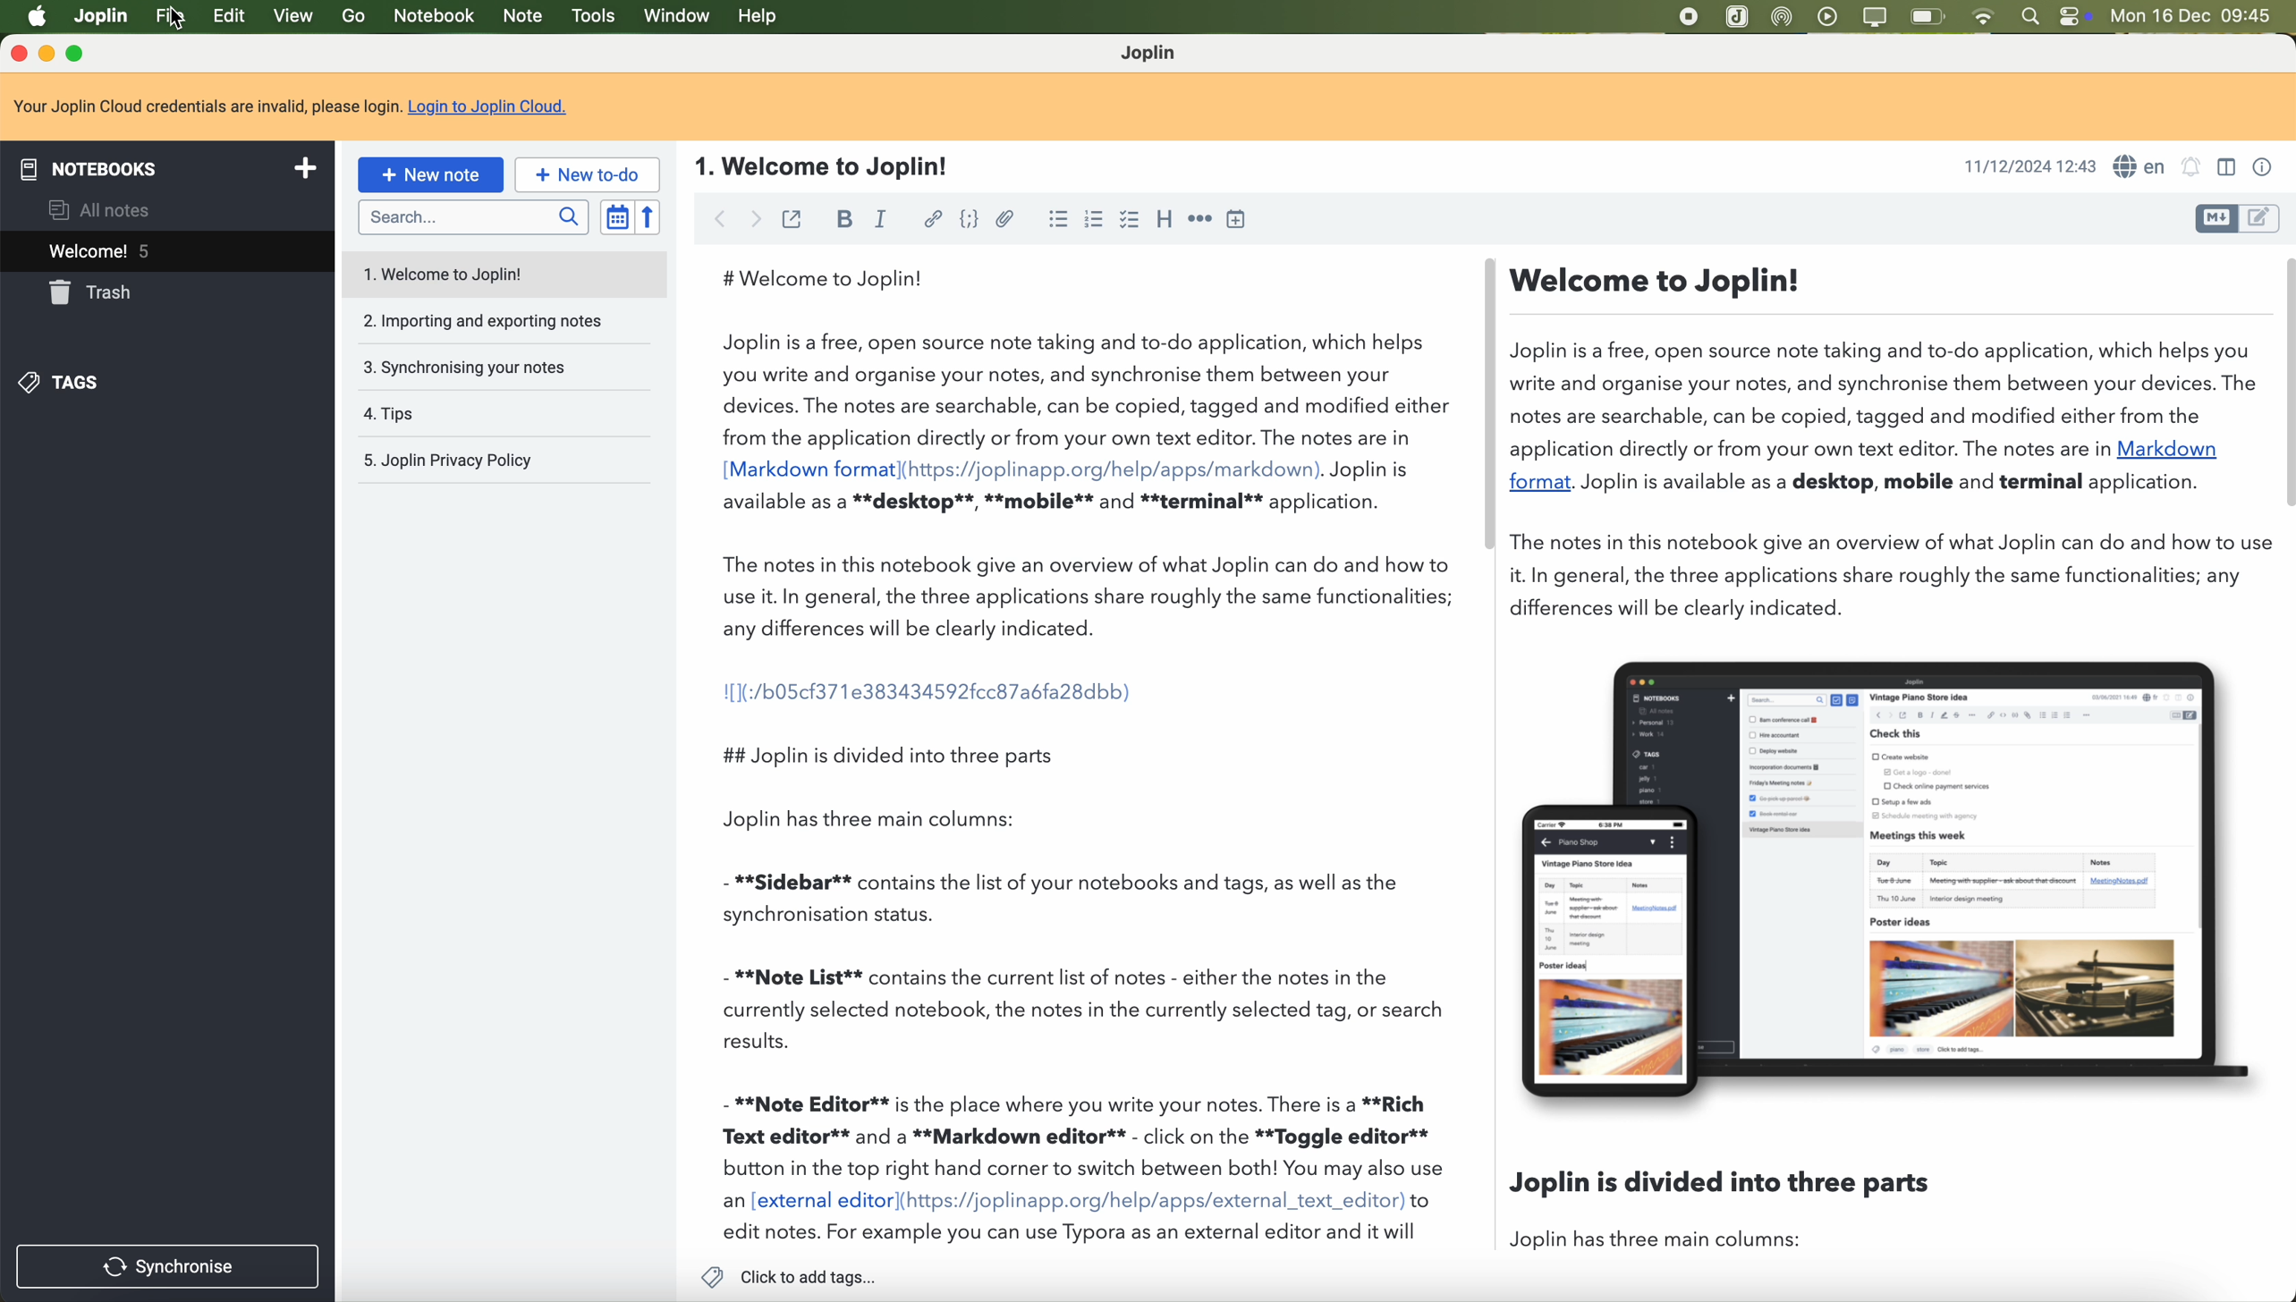 Image resolution: width=2296 pixels, height=1302 pixels. What do you see at coordinates (2028, 166) in the screenshot?
I see `11/12/2024 12:43` at bounding box center [2028, 166].